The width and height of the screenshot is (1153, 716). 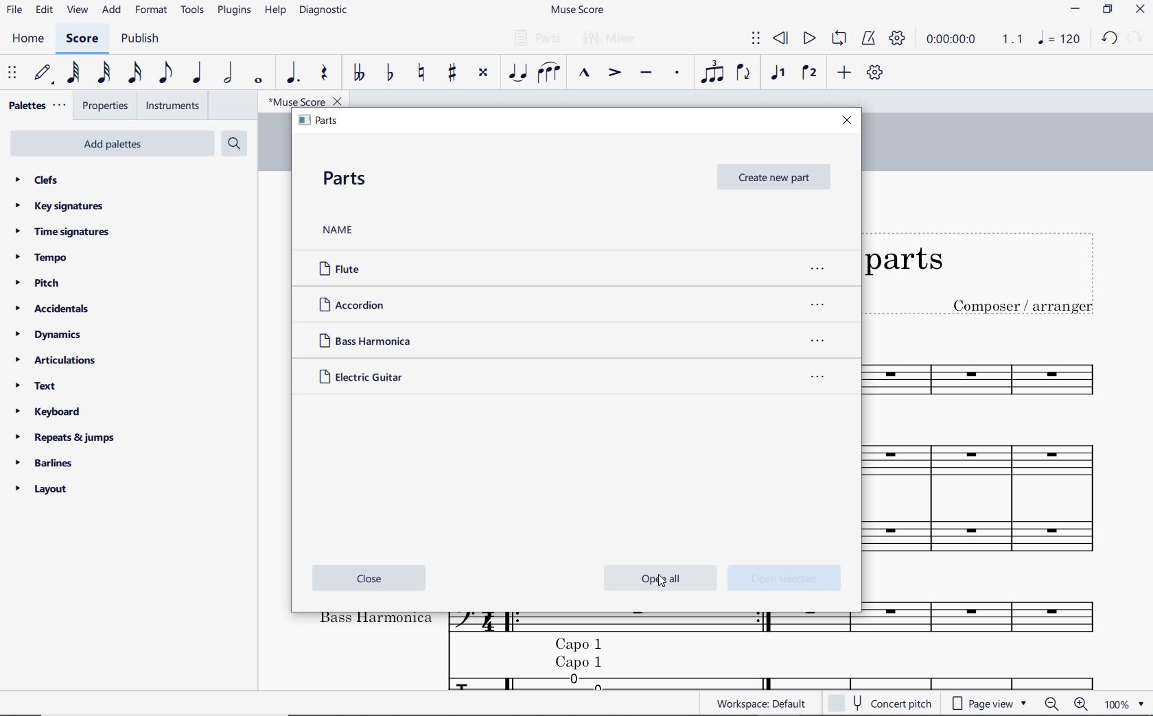 What do you see at coordinates (585, 74) in the screenshot?
I see `marcato` at bounding box center [585, 74].